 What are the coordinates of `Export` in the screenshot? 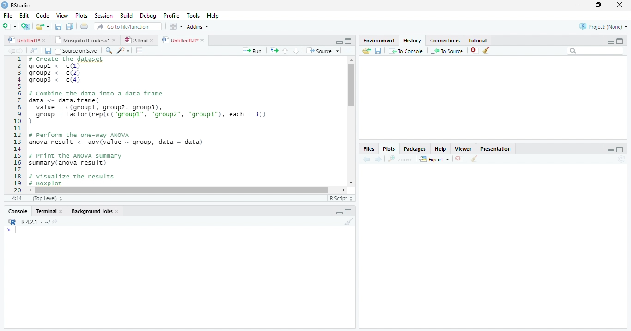 It's located at (435, 159).